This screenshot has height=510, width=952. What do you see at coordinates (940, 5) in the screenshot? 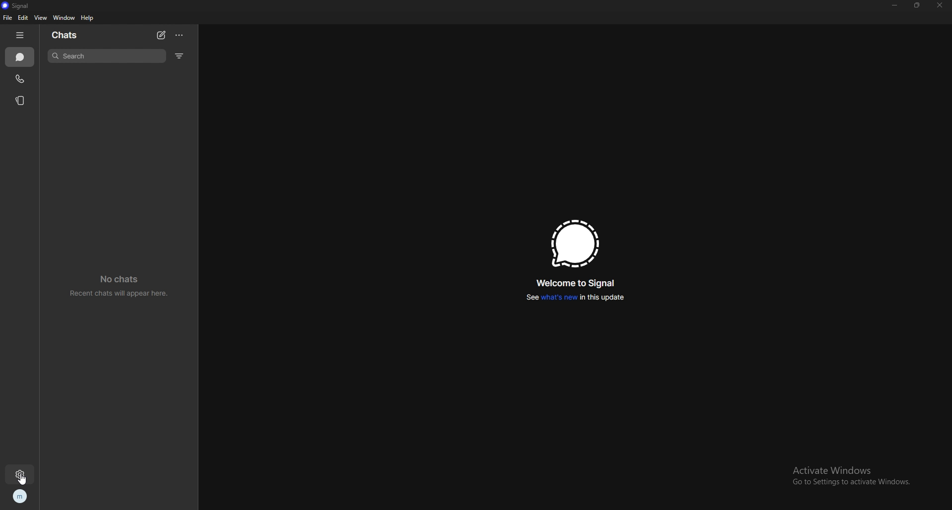
I see `close` at bounding box center [940, 5].